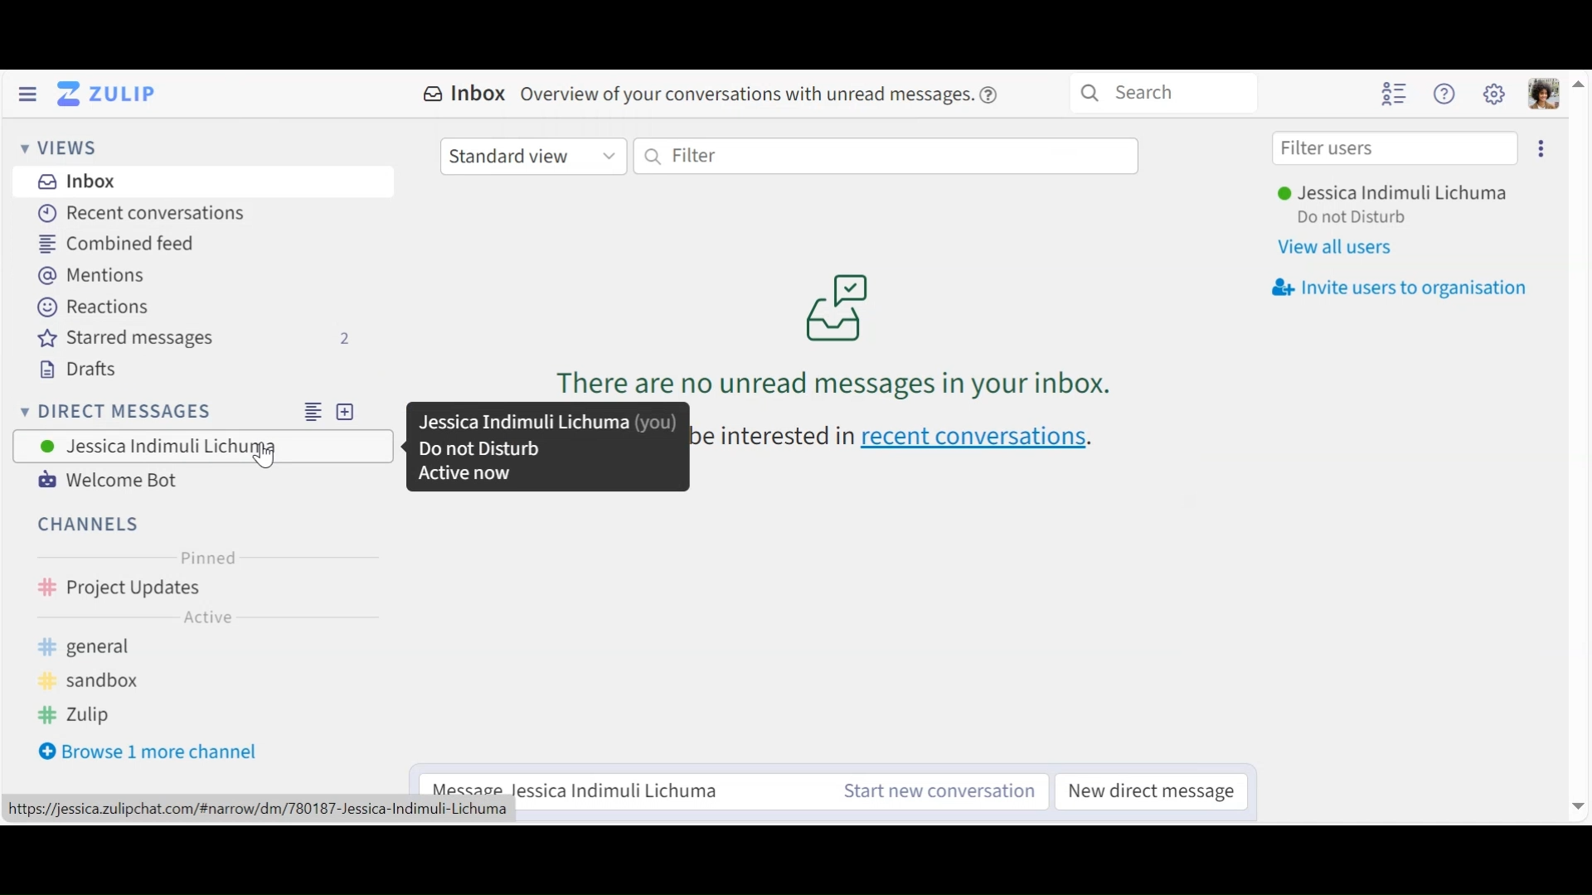  Describe the element at coordinates (265, 454) in the screenshot. I see `Cursor` at that location.